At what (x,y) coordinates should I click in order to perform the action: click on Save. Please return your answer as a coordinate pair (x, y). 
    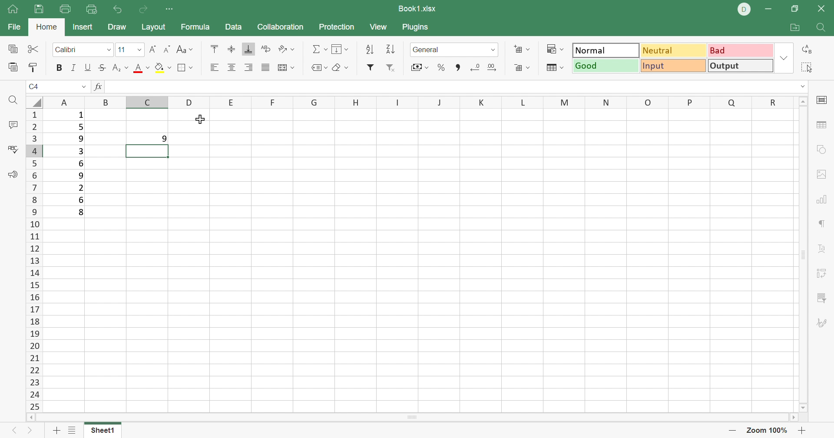
    Looking at the image, I should click on (40, 9).